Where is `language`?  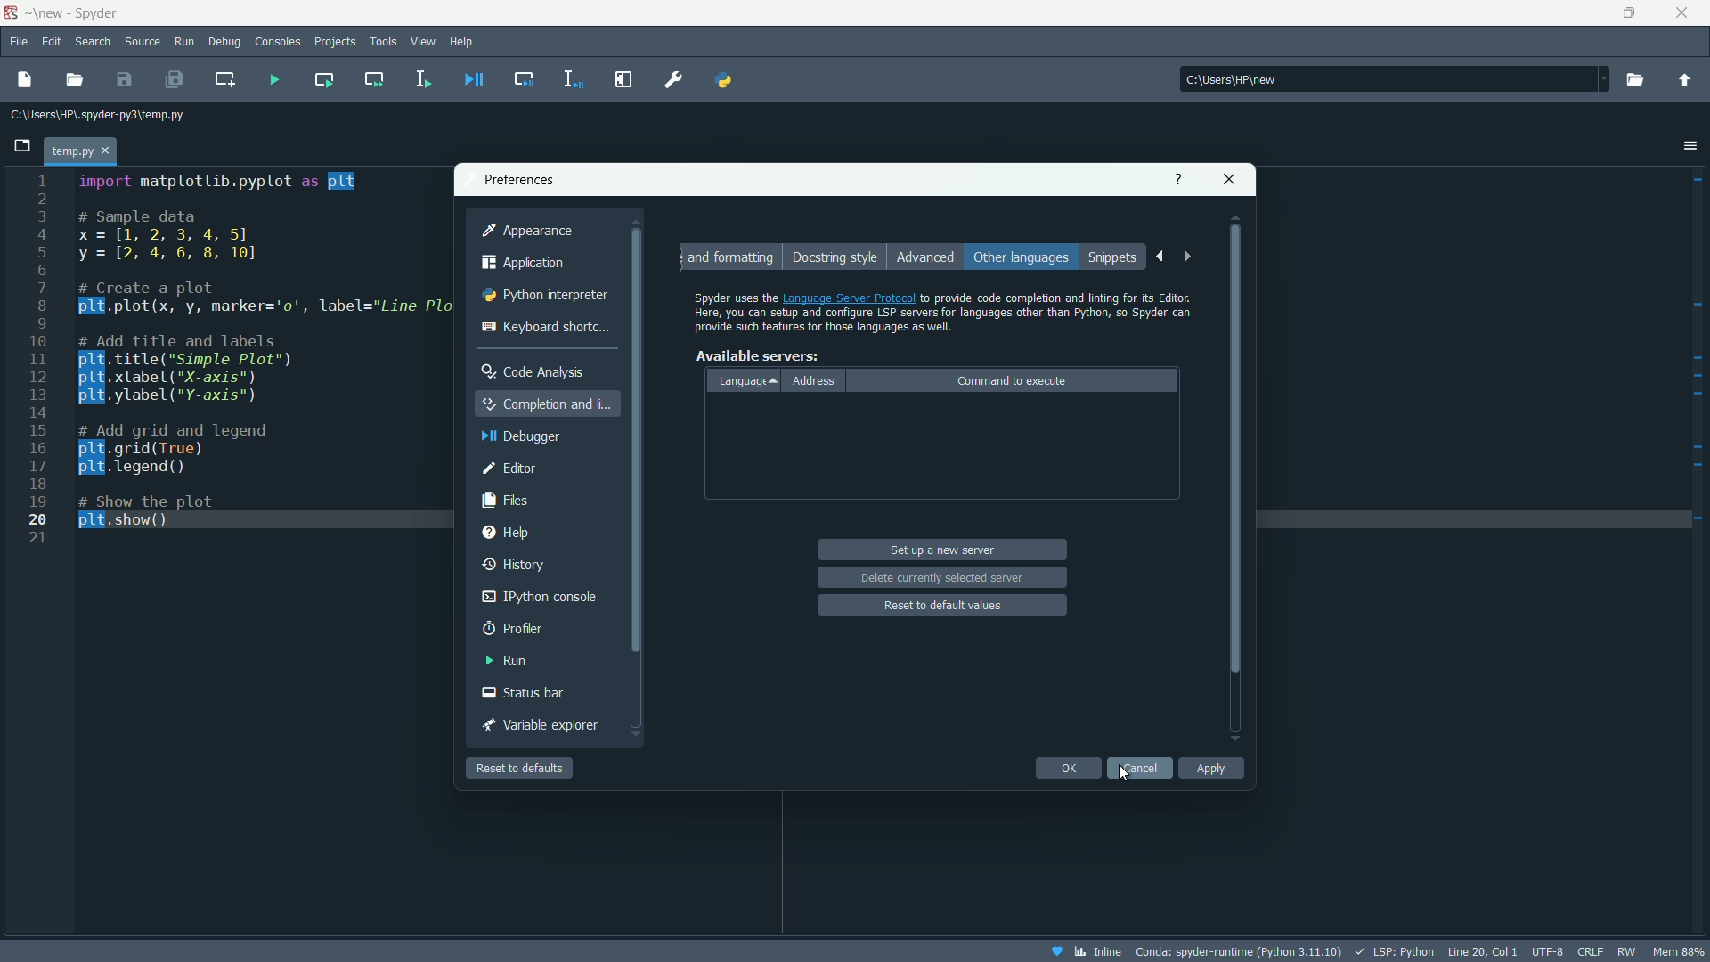 language is located at coordinates (747, 380).